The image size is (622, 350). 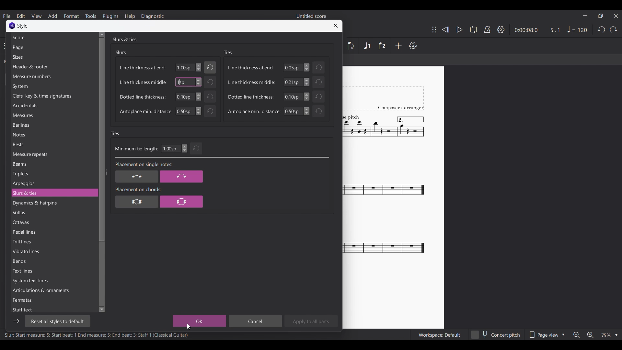 What do you see at coordinates (111, 16) in the screenshot?
I see `Plugins menu` at bounding box center [111, 16].